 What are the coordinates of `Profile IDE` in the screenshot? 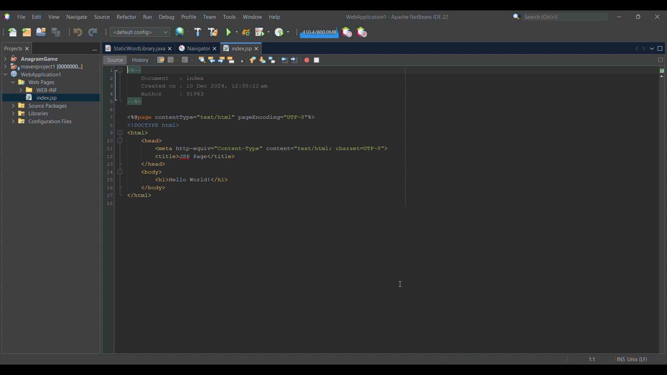 It's located at (346, 32).